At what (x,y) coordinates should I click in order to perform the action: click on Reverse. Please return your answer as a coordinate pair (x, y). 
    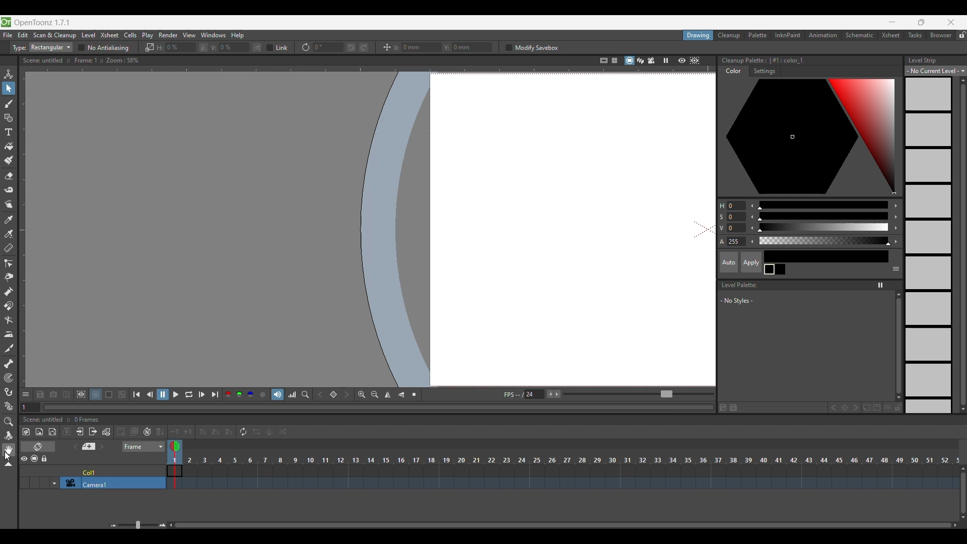
    Looking at the image, I should click on (256, 432).